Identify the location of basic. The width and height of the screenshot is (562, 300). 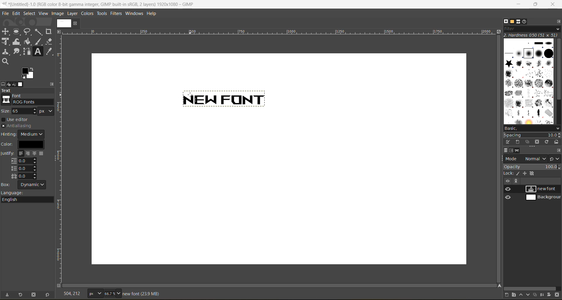
(532, 129).